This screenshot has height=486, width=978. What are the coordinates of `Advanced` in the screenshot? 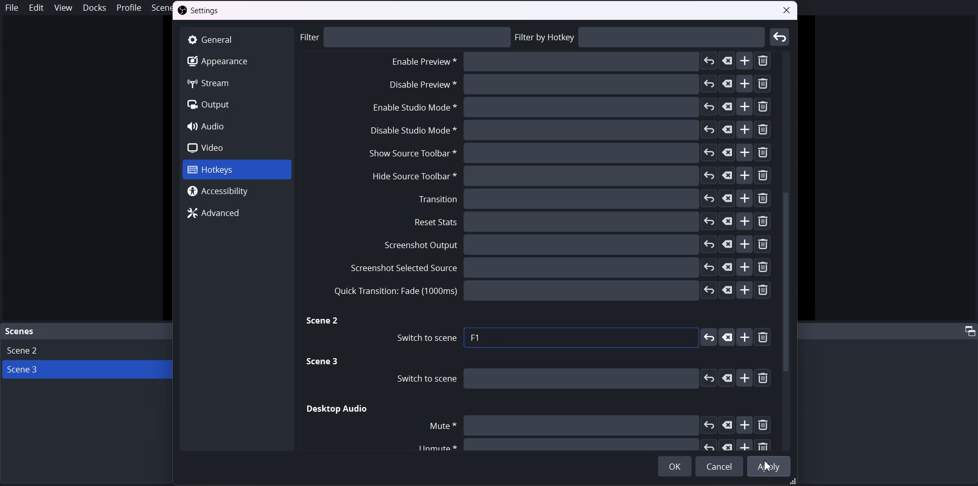 It's located at (238, 212).